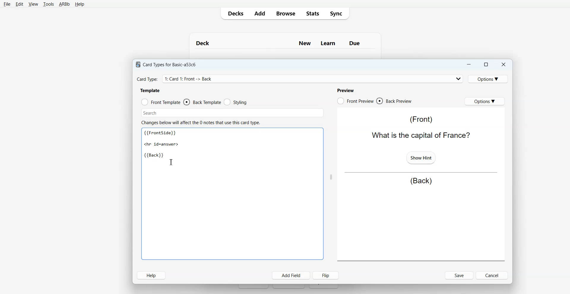  Describe the element at coordinates (421, 181) in the screenshot. I see `(Back)` at that location.